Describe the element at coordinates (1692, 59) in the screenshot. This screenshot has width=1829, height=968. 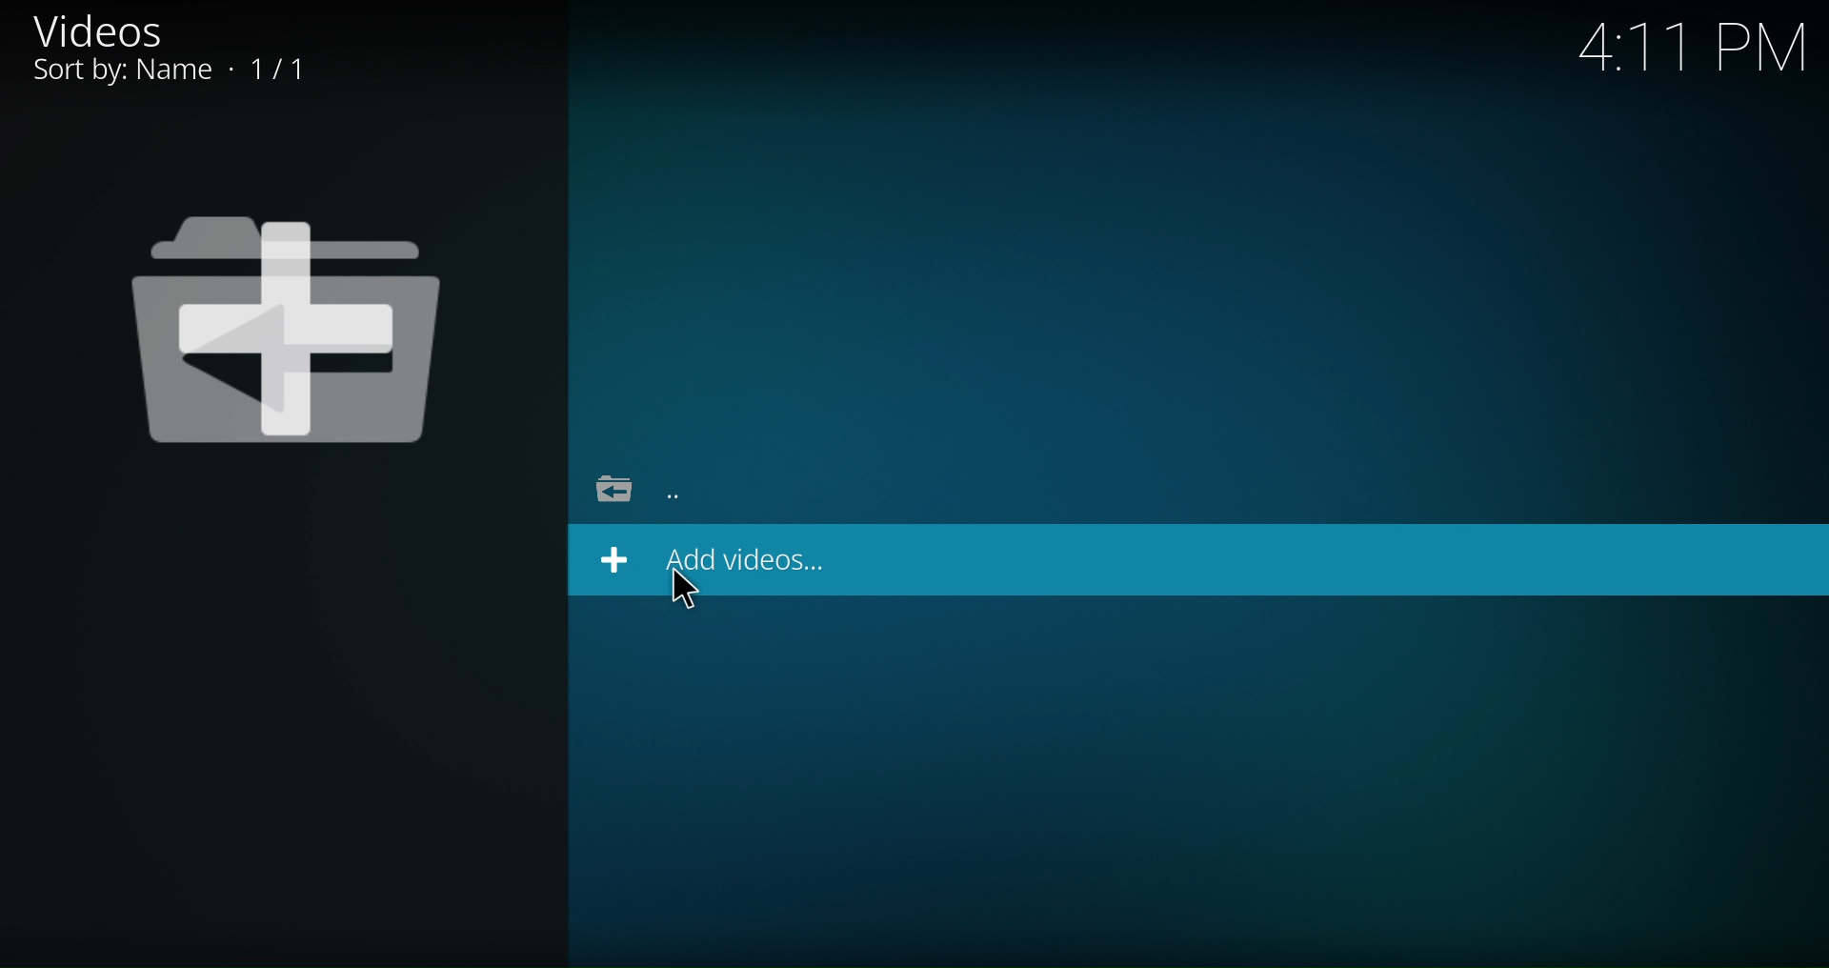
I see `4:11 PM` at that location.